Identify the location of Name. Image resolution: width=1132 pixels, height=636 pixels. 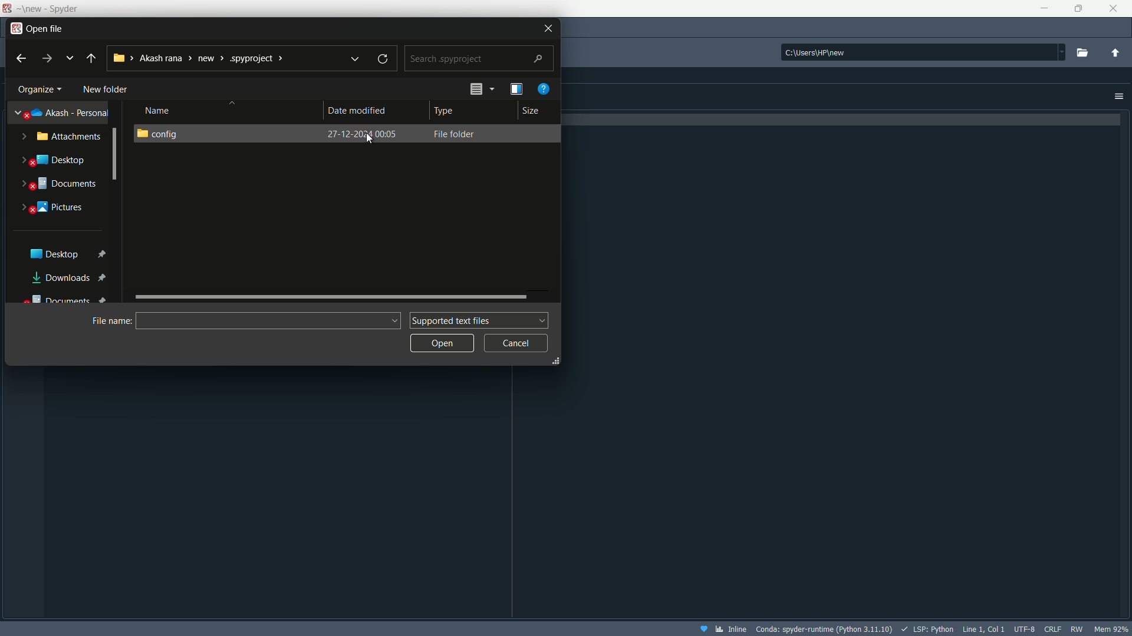
(160, 110).